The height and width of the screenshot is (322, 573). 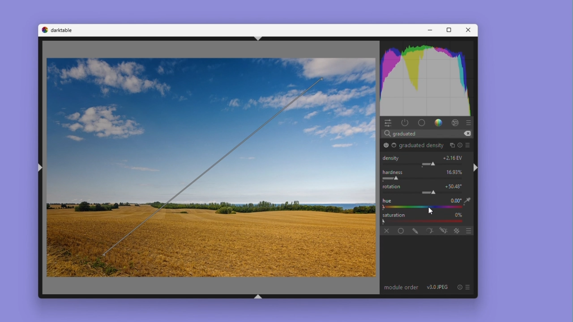 What do you see at coordinates (398, 230) in the screenshot?
I see `Uniformly` at bounding box center [398, 230].